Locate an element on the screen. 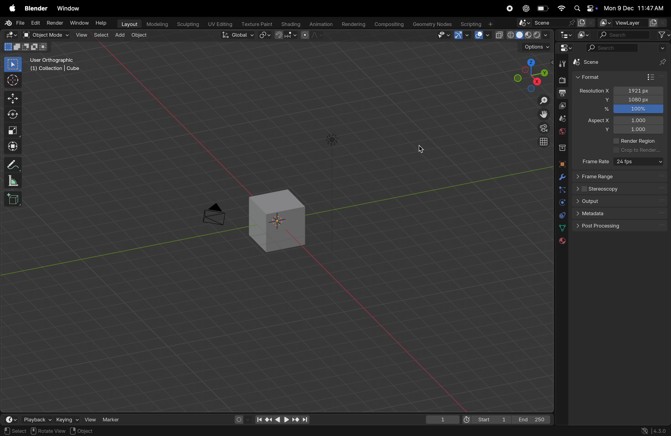  display mode is located at coordinates (586, 35).